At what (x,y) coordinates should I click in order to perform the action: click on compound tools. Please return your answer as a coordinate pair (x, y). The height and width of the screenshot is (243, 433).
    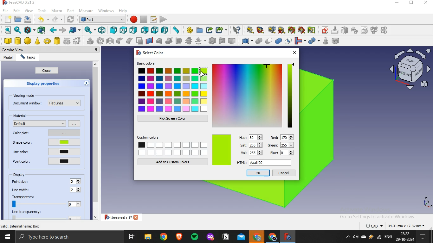
    Looking at the image, I should click on (244, 41).